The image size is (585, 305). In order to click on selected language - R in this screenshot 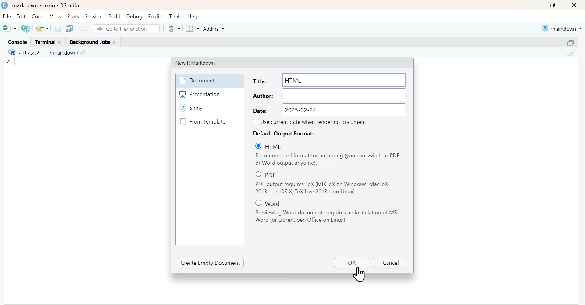, I will do `click(12, 53)`.